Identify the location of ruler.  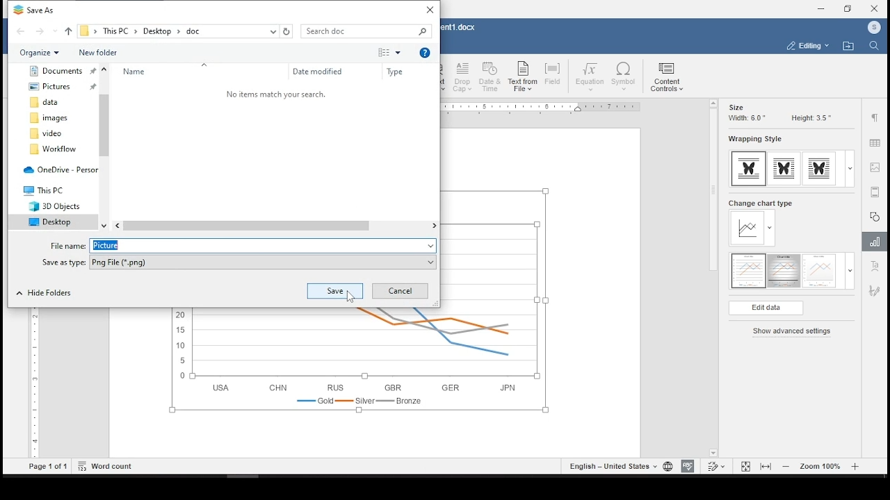
(539, 108).